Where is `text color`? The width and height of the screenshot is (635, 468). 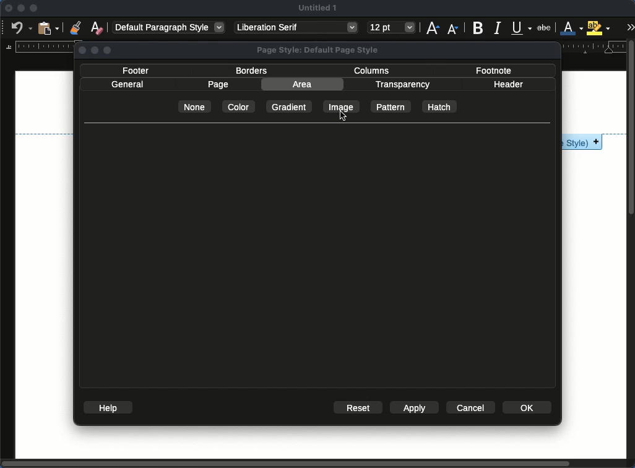
text color is located at coordinates (572, 28).